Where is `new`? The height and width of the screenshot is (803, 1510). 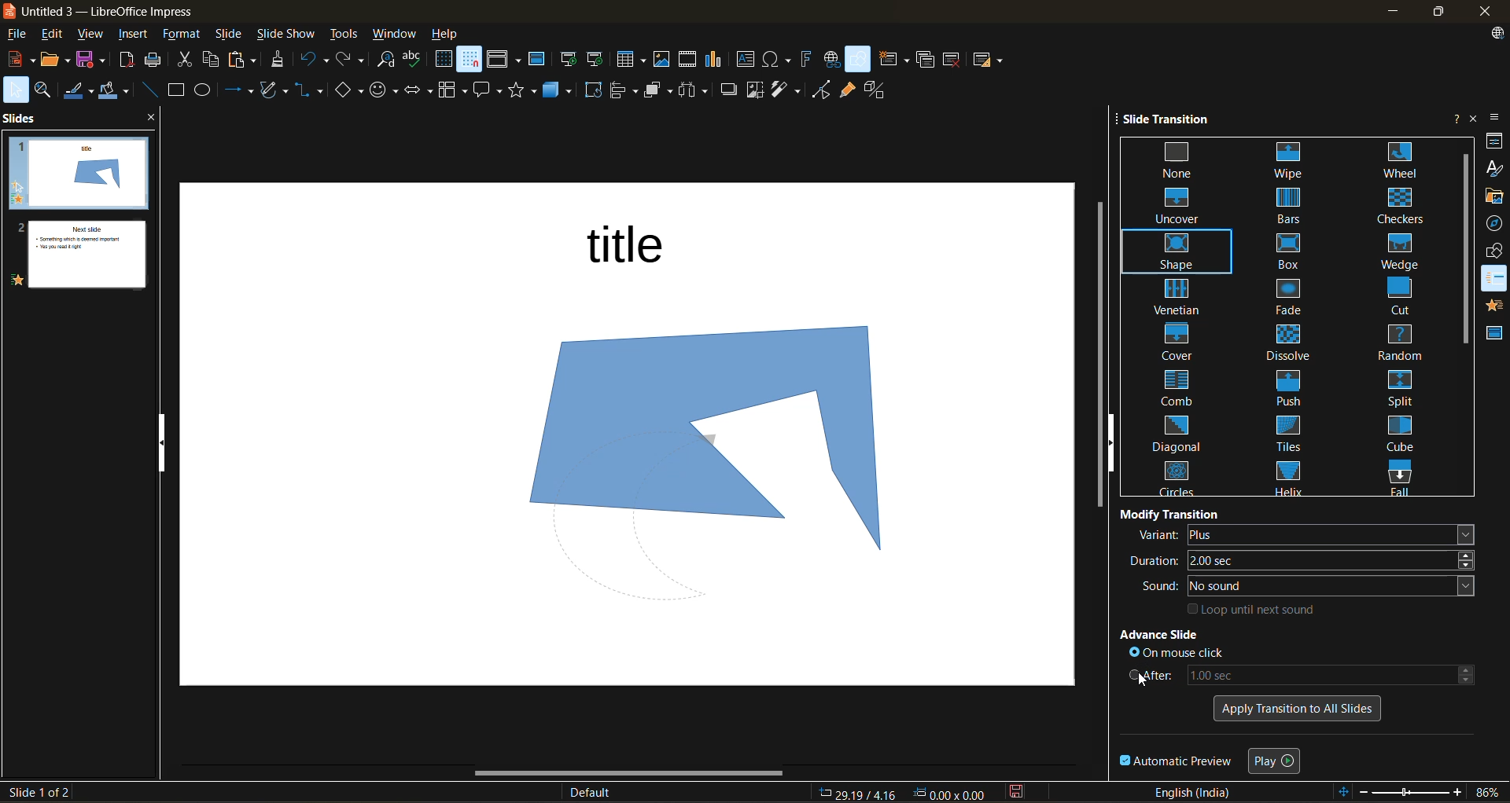 new is located at coordinates (18, 61).